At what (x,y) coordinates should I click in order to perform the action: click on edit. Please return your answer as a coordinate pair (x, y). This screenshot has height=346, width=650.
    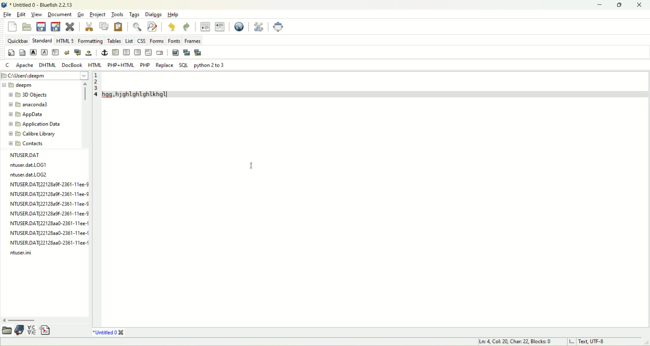
    Looking at the image, I should click on (21, 14).